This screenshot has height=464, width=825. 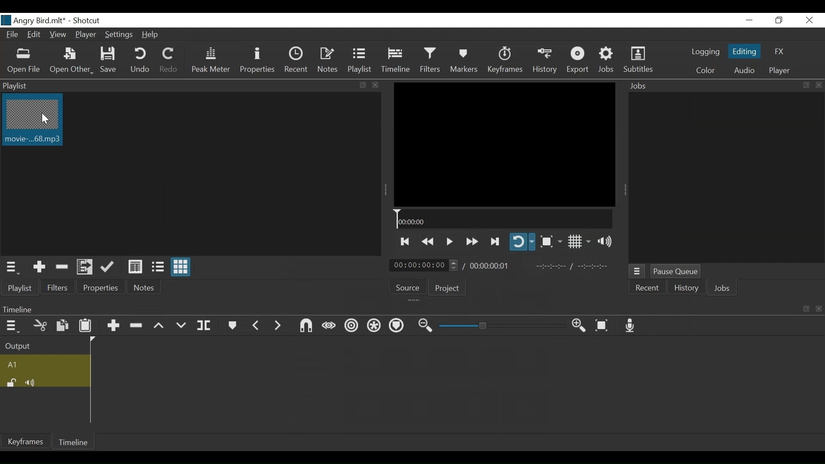 I want to click on Play quickly forward, so click(x=471, y=241).